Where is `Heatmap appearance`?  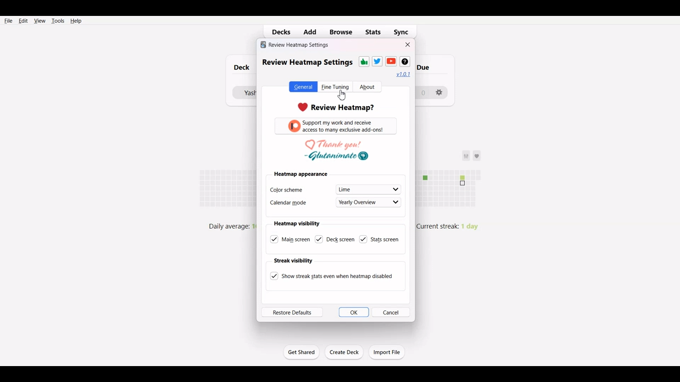
Heatmap appearance is located at coordinates (301, 174).